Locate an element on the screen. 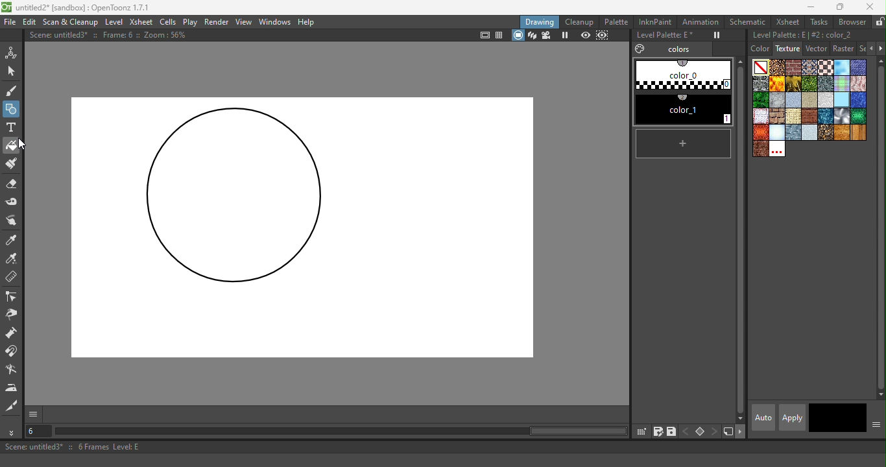 This screenshot has height=467, width=886. Texture is located at coordinates (787, 48).